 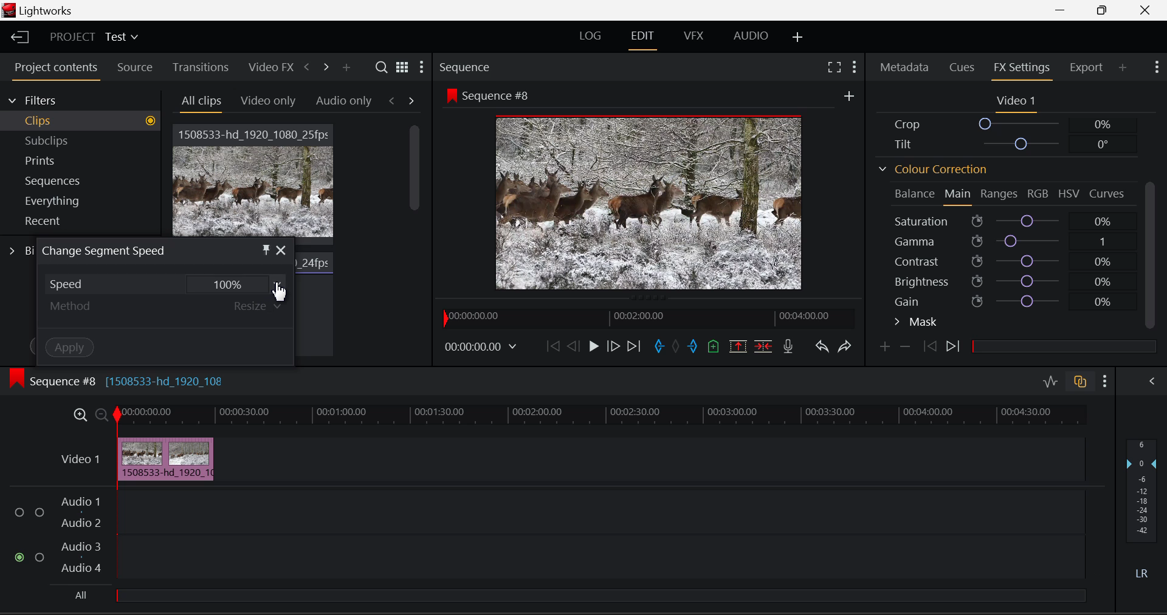 I want to click on Show Settings Menu, so click(x=857, y=69).